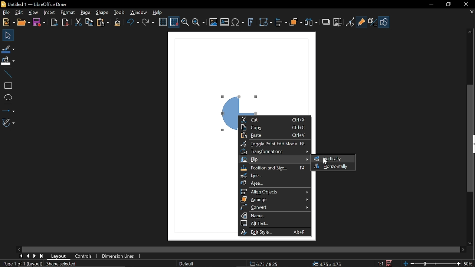 This screenshot has width=475, height=267. Describe the element at coordinates (89, 22) in the screenshot. I see `Copy` at that location.